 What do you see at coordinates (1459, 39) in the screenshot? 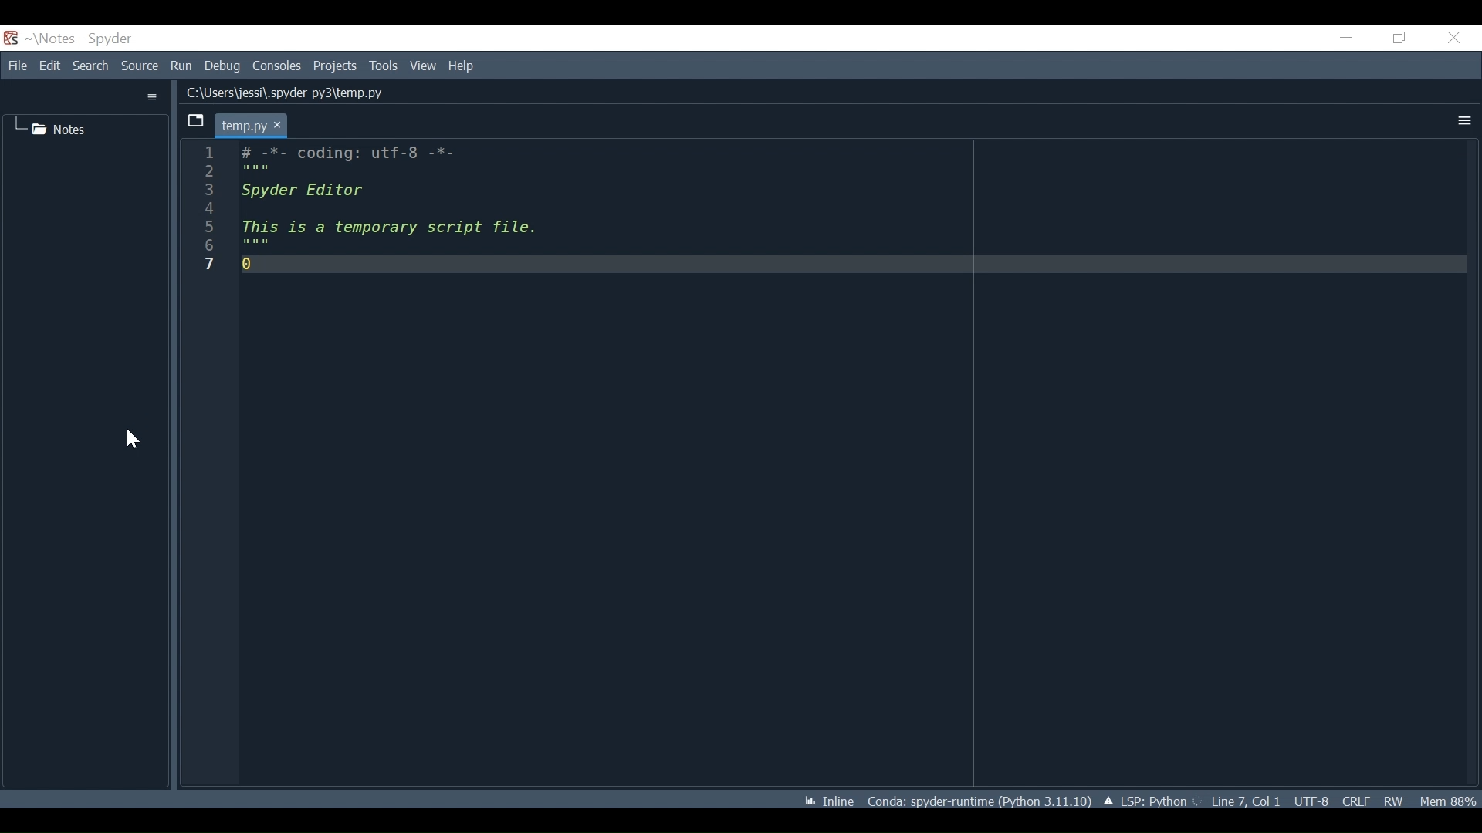
I see `Close` at bounding box center [1459, 39].